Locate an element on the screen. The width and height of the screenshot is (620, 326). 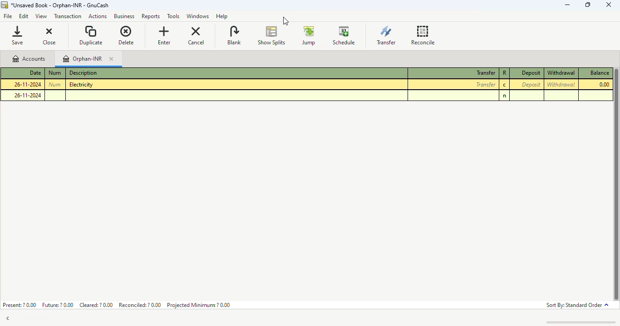
description is located at coordinates (83, 73).